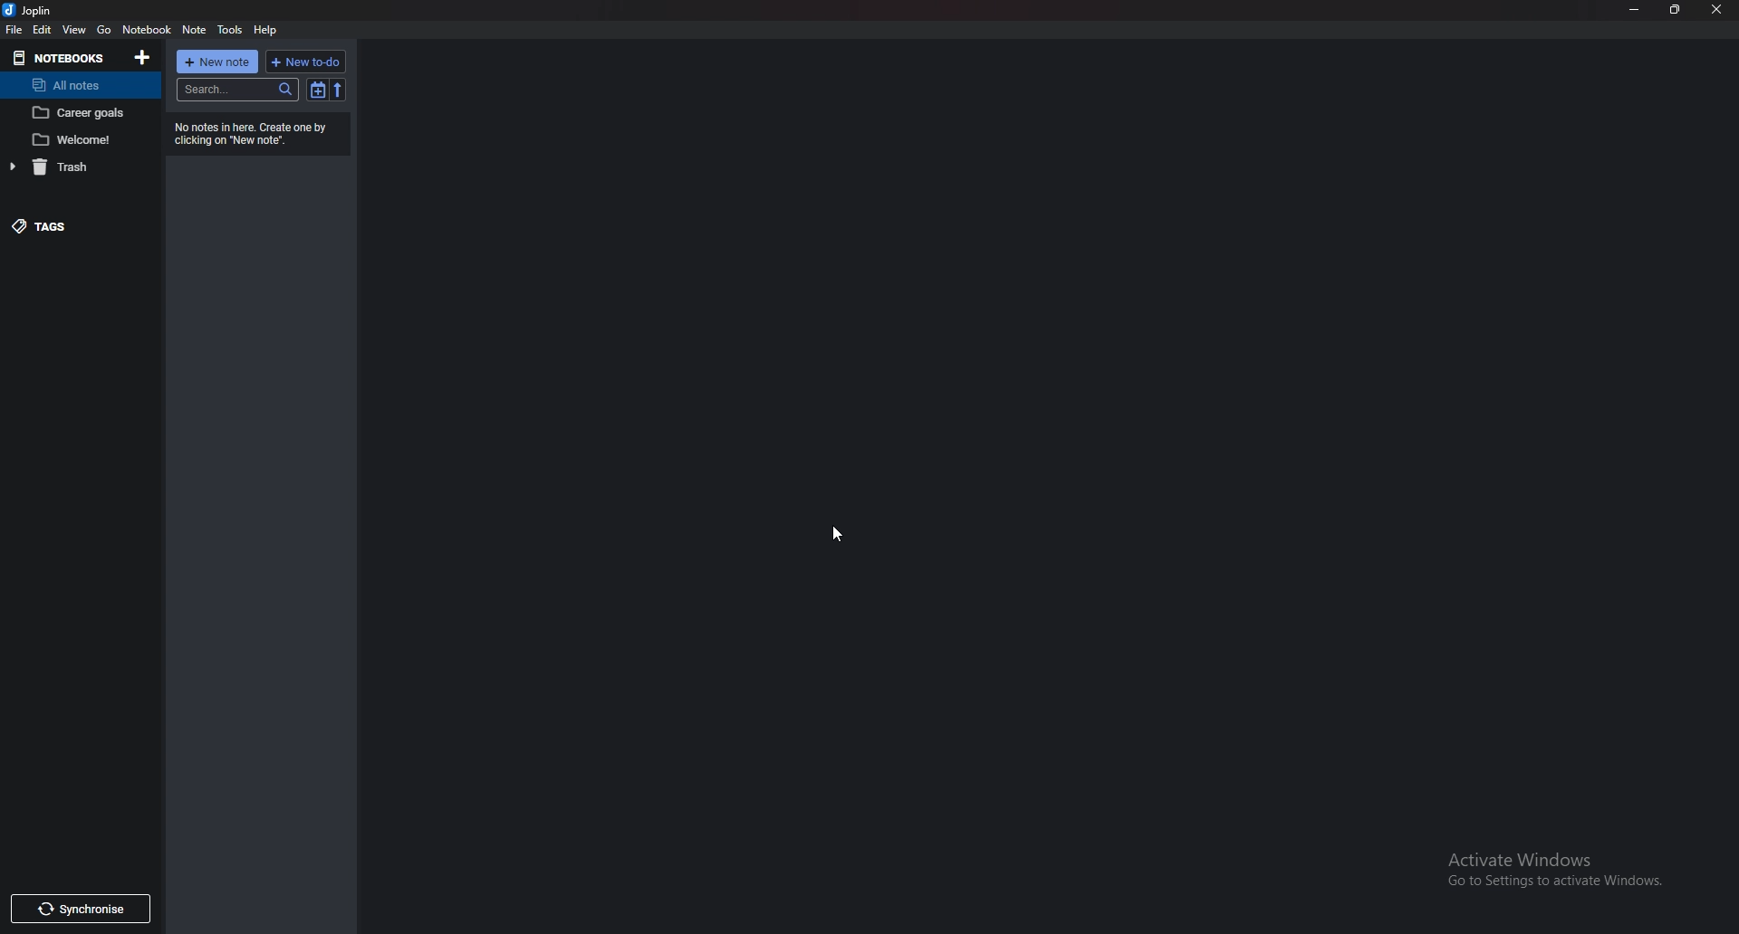  What do you see at coordinates (231, 30) in the screenshot?
I see `tools` at bounding box center [231, 30].